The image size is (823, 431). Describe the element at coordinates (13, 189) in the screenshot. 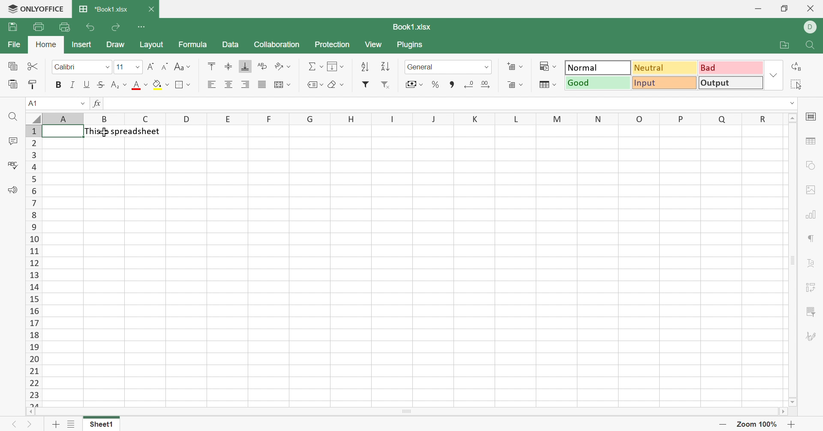

I see `Feedback & Support` at that location.